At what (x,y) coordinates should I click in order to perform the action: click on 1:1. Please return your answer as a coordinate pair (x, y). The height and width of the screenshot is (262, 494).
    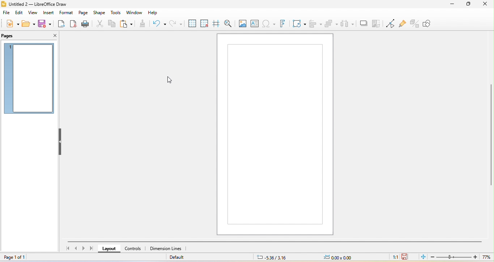
    Looking at the image, I should click on (394, 257).